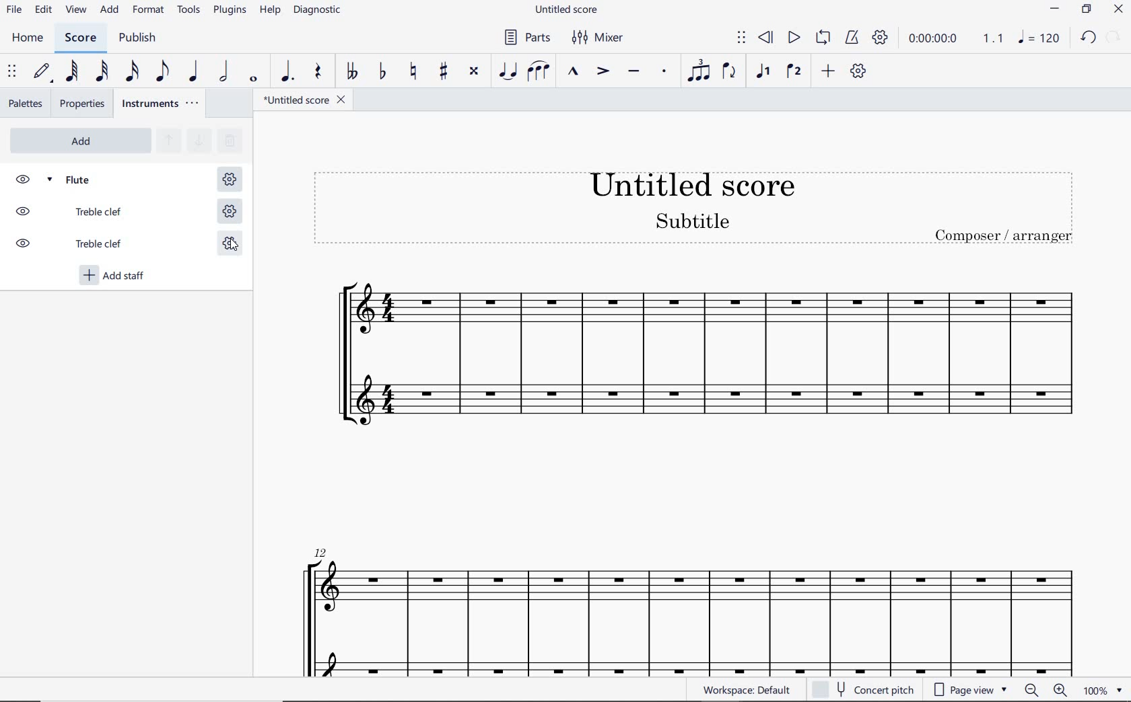 The width and height of the screenshot is (1131, 702). Describe the element at coordinates (688, 319) in the screenshot. I see `Flute Instrument` at that location.